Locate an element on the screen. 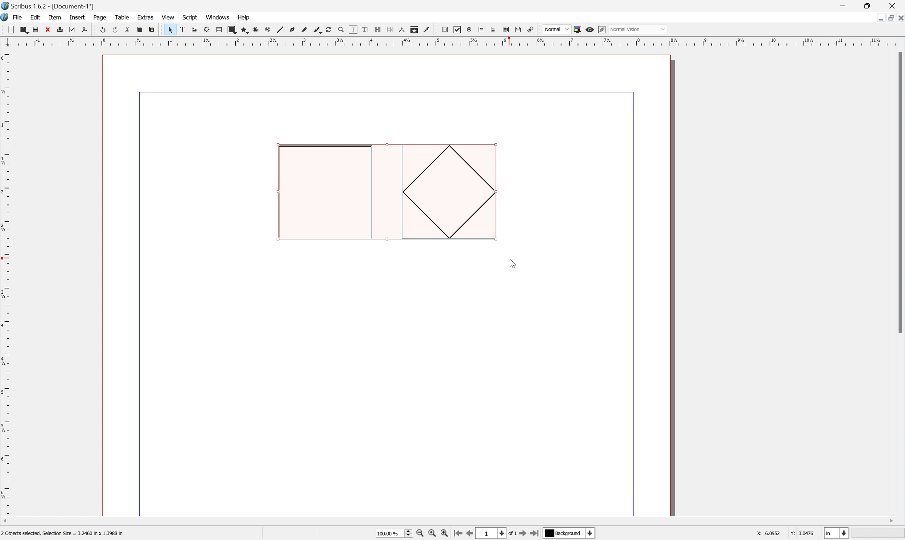 The image size is (905, 540). Zoom in is located at coordinates (442, 534).